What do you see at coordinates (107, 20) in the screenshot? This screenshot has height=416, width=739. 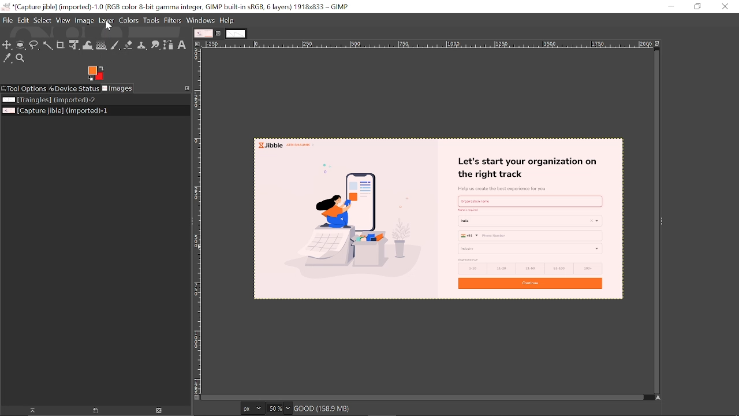 I see `Layer` at bounding box center [107, 20].